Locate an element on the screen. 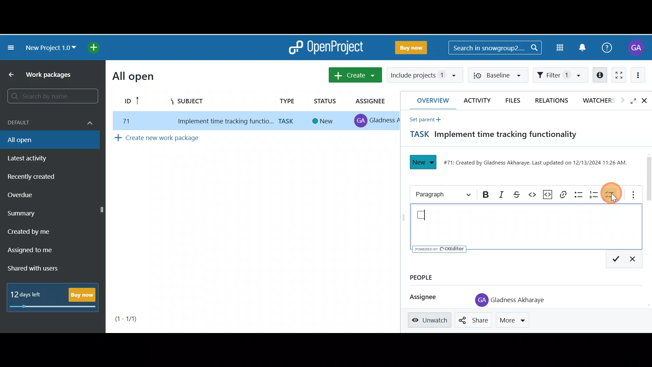 The height and width of the screenshot is (367, 652). Strikethrough is located at coordinates (520, 194).